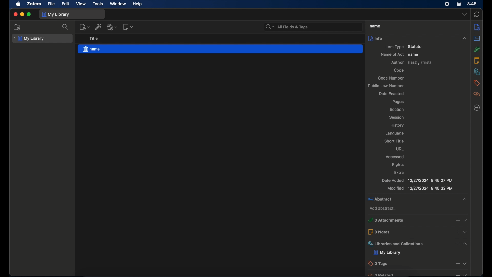  Describe the element at coordinates (34, 4) in the screenshot. I see `zotero` at that location.